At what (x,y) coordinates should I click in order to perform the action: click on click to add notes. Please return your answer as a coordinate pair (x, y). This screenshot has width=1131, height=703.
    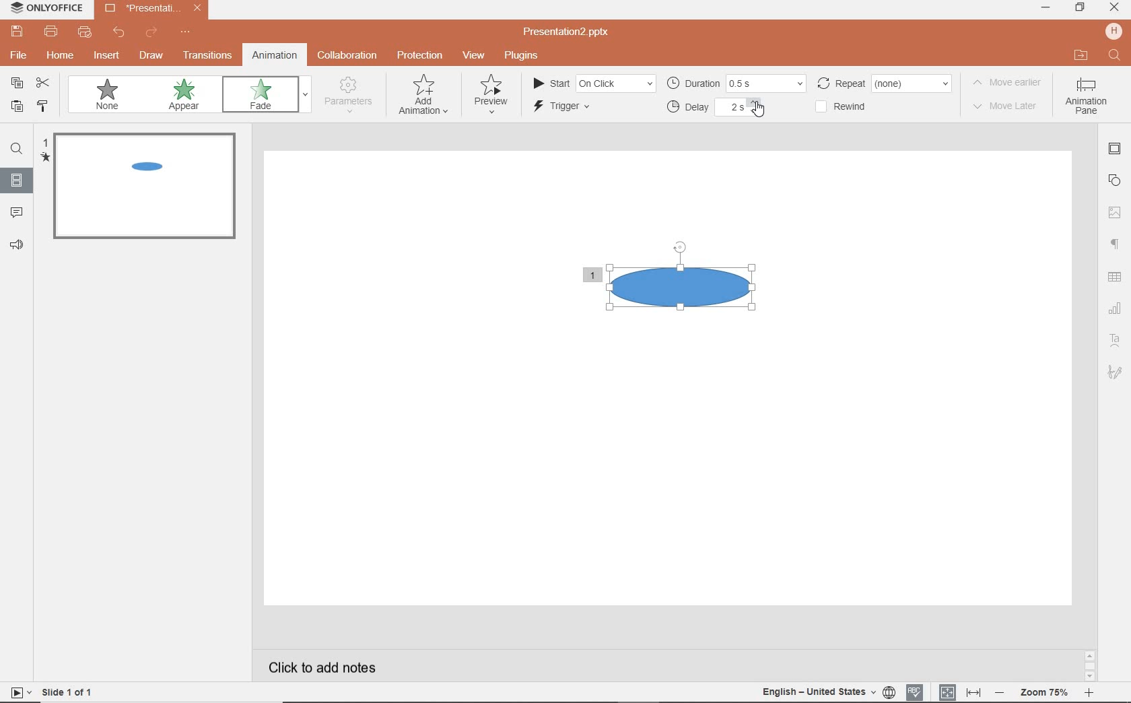
    Looking at the image, I should click on (324, 667).